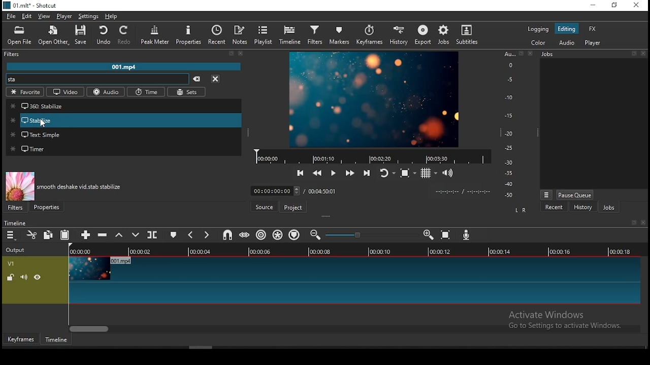 This screenshot has width=650, height=365. What do you see at coordinates (206, 235) in the screenshot?
I see `next marker` at bounding box center [206, 235].